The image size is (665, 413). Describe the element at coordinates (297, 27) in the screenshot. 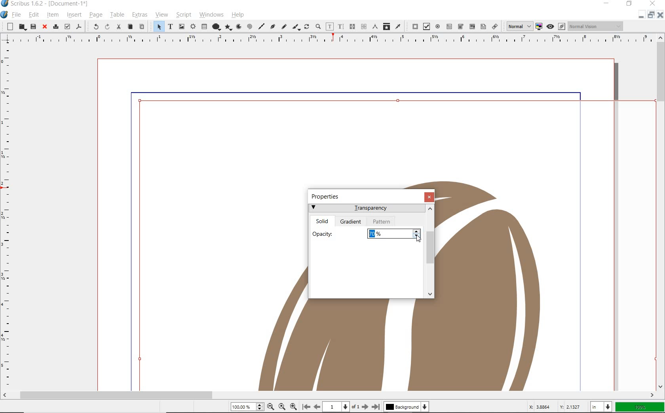

I see `calligraphic line` at that location.